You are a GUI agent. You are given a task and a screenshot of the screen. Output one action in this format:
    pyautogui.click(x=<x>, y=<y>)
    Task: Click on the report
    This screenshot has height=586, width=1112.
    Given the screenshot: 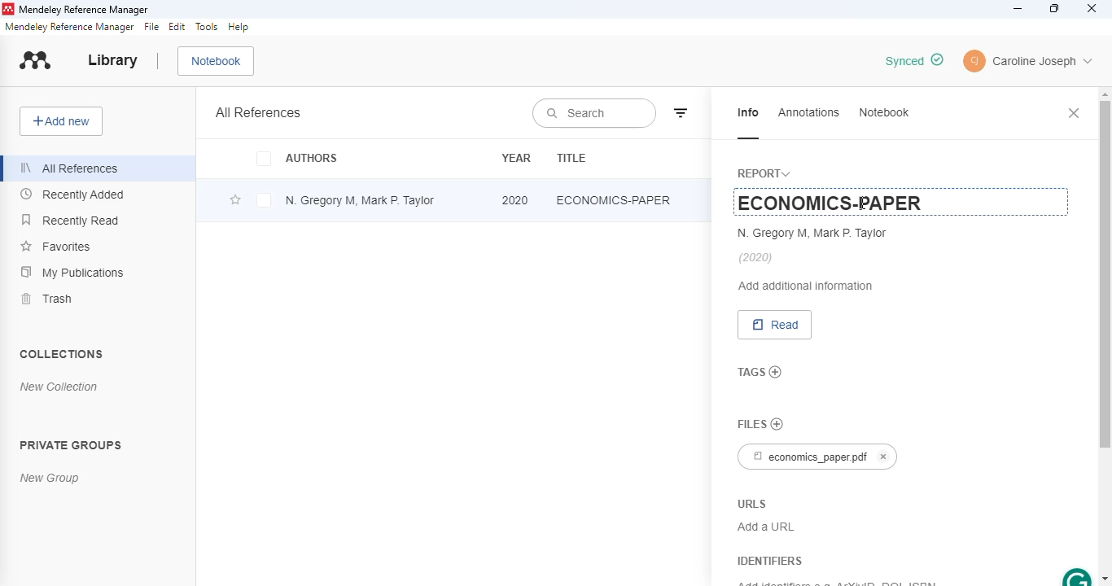 What is the action you would take?
    pyautogui.click(x=767, y=173)
    